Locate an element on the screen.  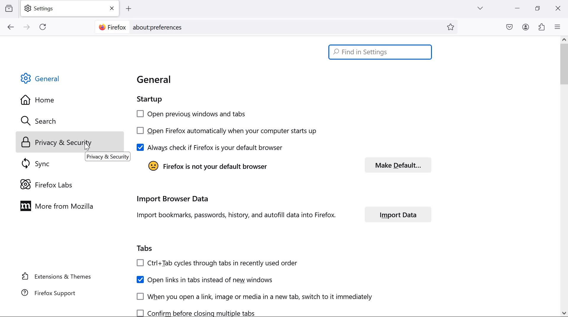
privacy & security is located at coordinates (108, 157).